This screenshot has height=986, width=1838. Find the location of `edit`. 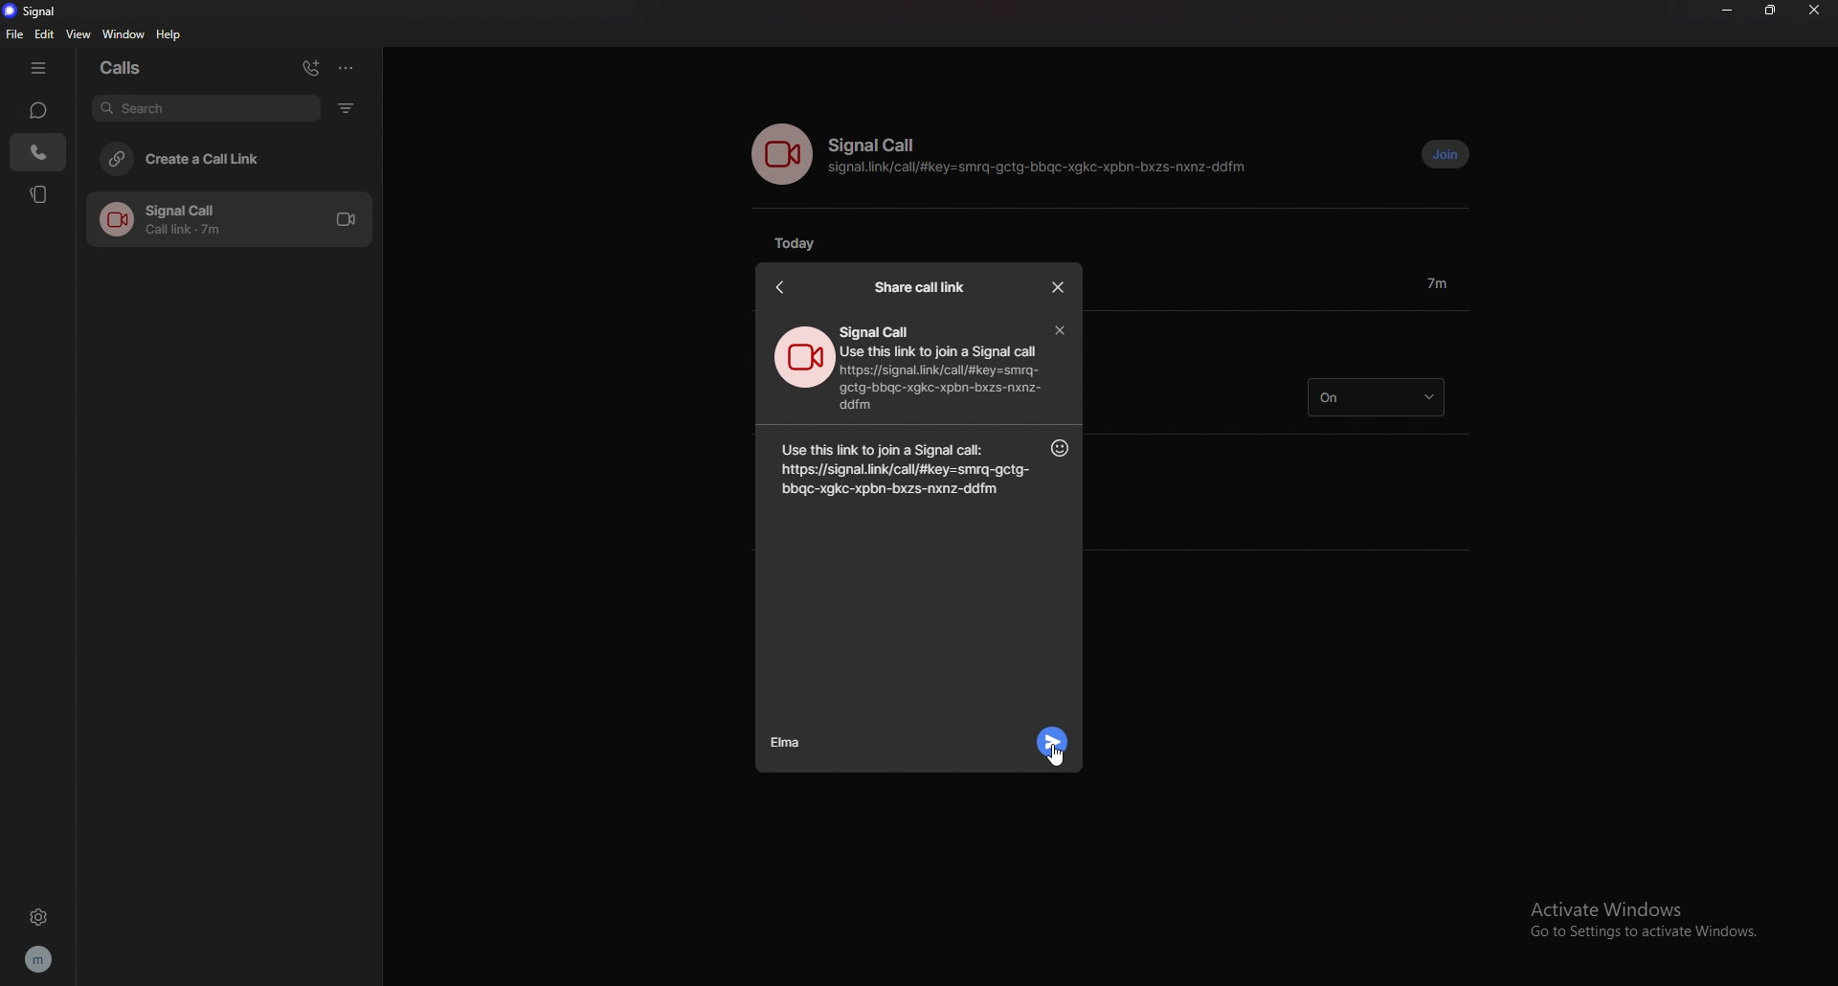

edit is located at coordinates (45, 34).